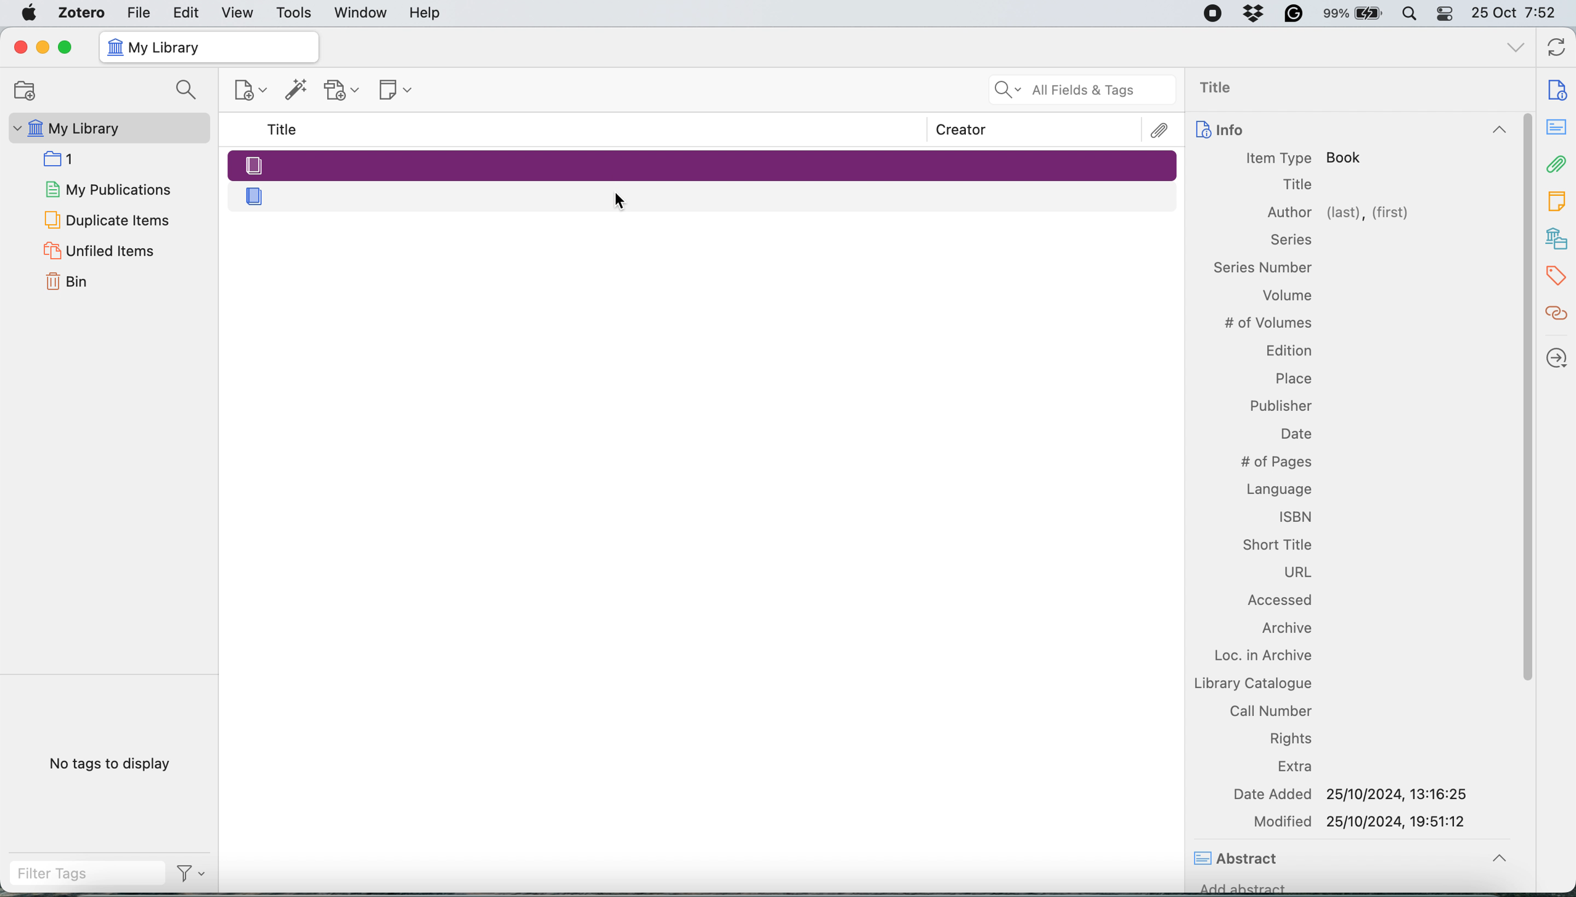 The height and width of the screenshot is (897, 1576). Describe the element at coordinates (1289, 240) in the screenshot. I see `` at that location.